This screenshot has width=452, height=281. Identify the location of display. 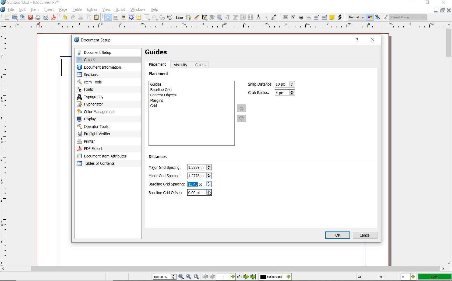
(105, 120).